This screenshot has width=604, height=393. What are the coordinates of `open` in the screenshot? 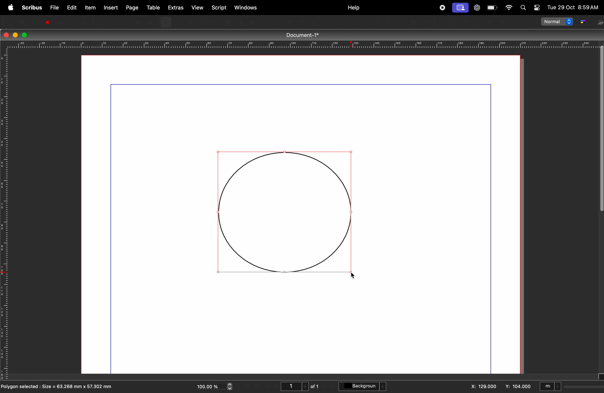 It's located at (24, 21).